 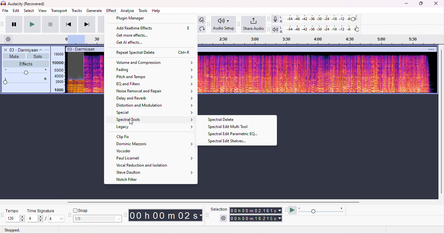 I want to click on noise removal and reoair, so click(x=155, y=91).